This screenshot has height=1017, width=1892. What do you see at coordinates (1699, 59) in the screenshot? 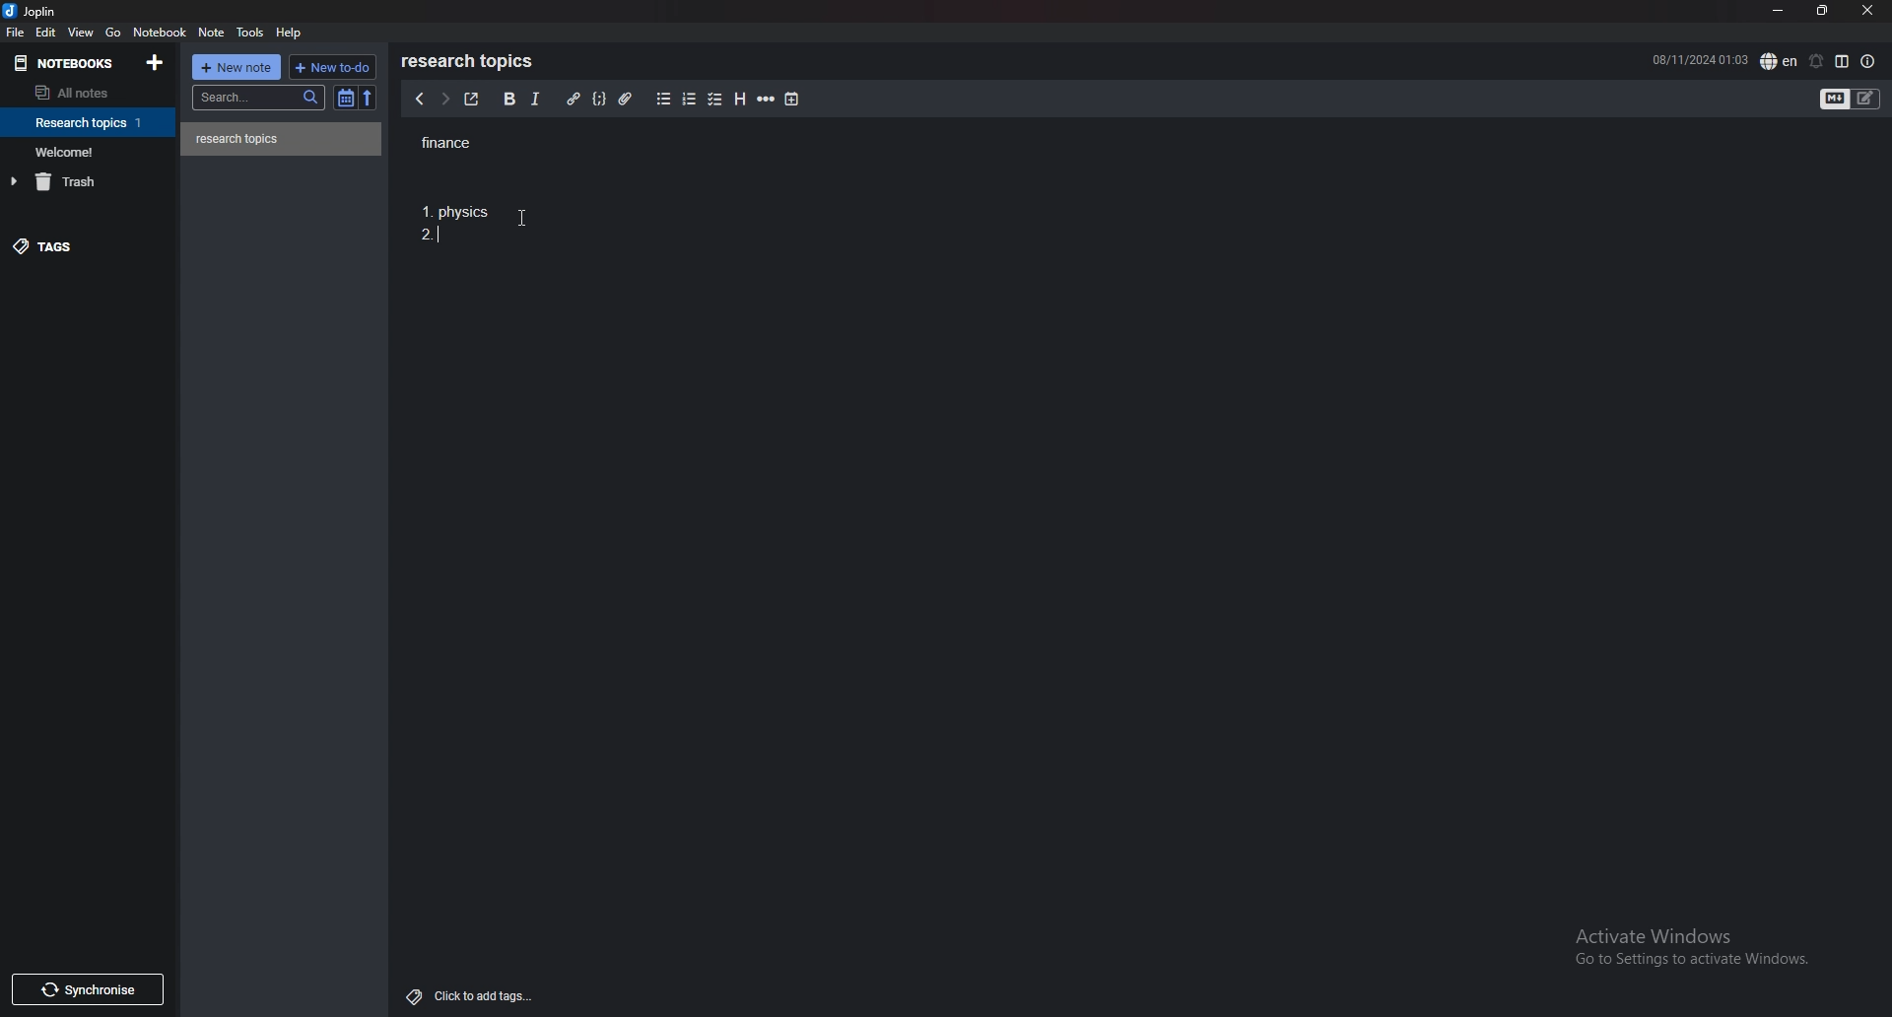
I see `08/11/2024 01:02` at bounding box center [1699, 59].